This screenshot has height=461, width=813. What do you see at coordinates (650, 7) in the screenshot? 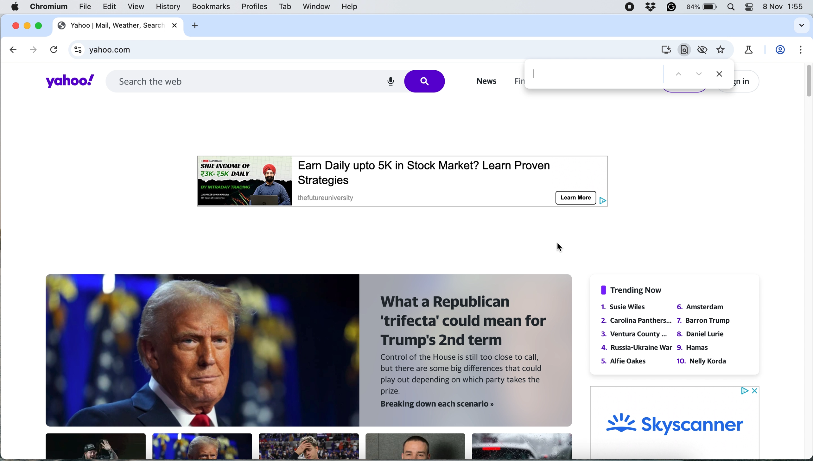
I see `dropbox` at bounding box center [650, 7].